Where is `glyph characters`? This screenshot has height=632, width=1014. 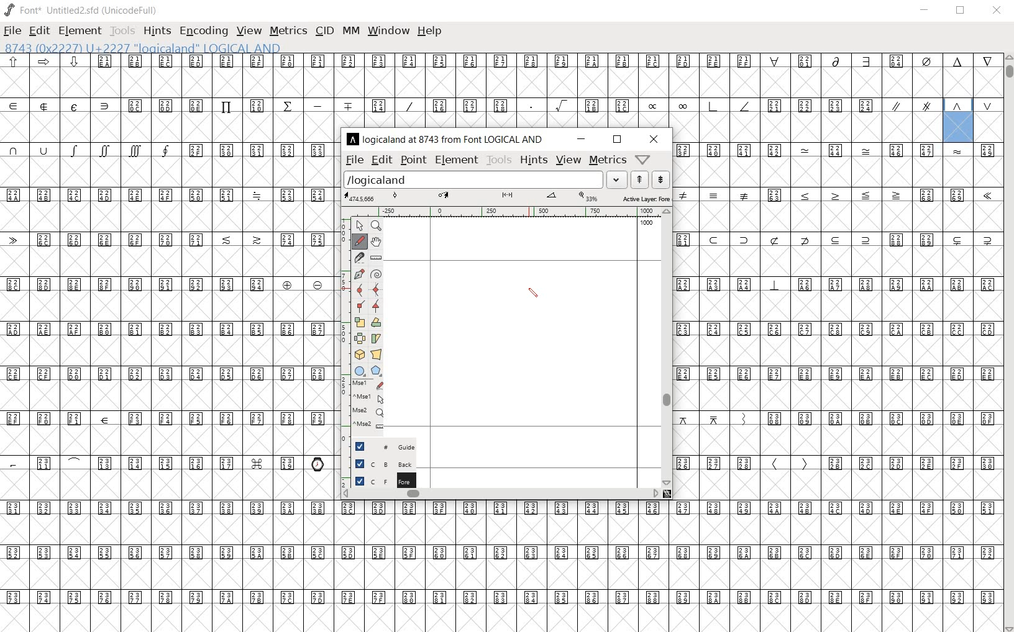
glyph characters is located at coordinates (626, 90).